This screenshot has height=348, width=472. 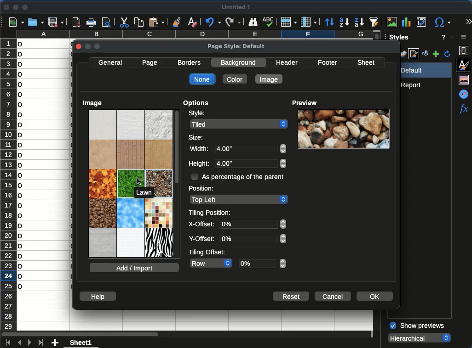 What do you see at coordinates (291, 296) in the screenshot?
I see `reset` at bounding box center [291, 296].